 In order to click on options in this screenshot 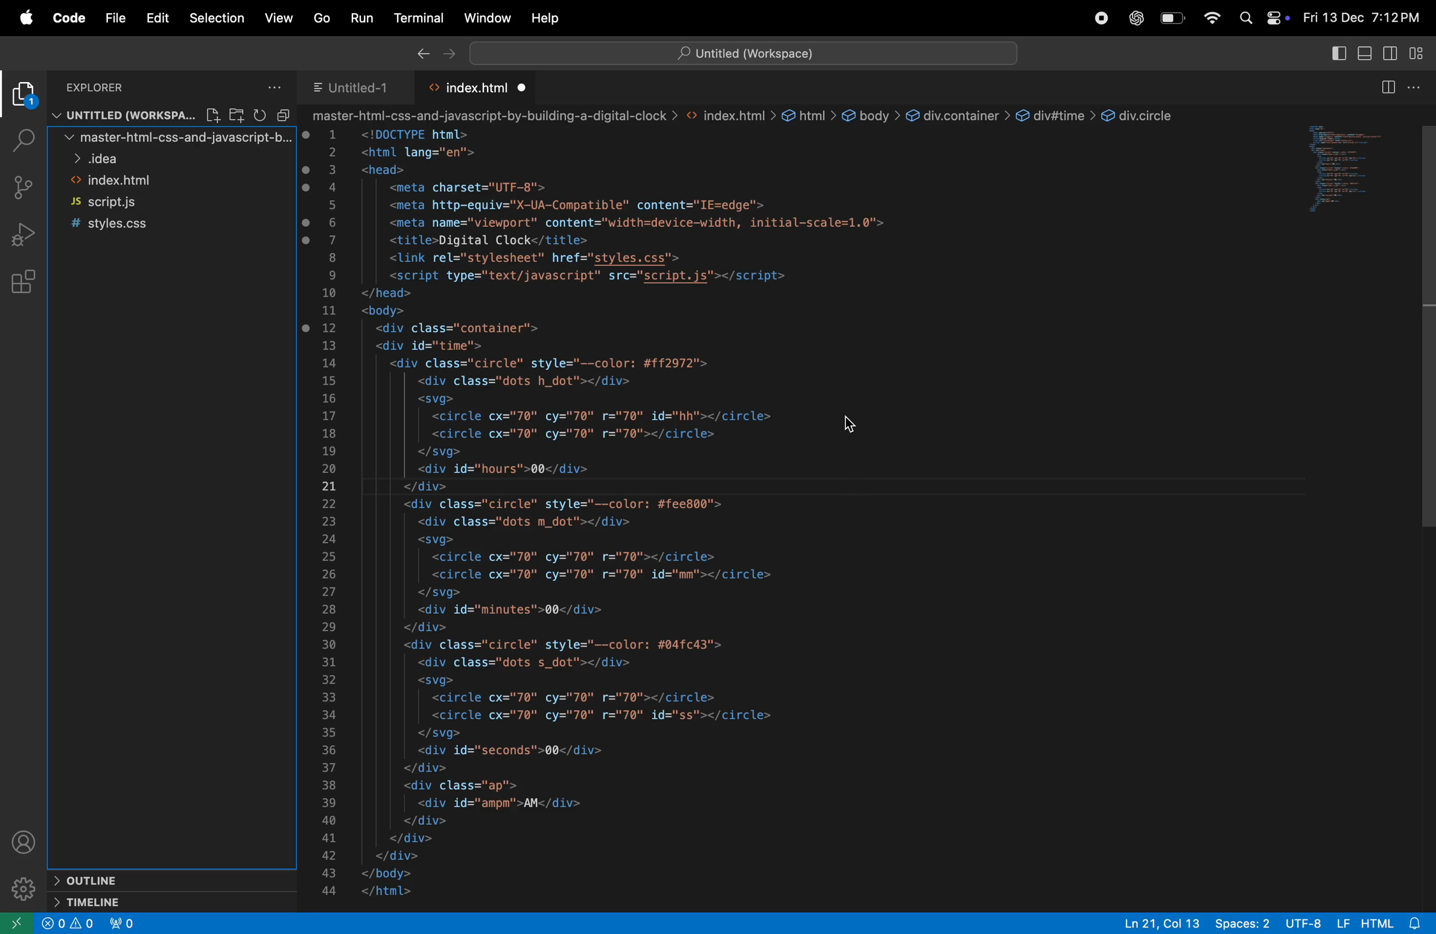, I will do `click(276, 86)`.